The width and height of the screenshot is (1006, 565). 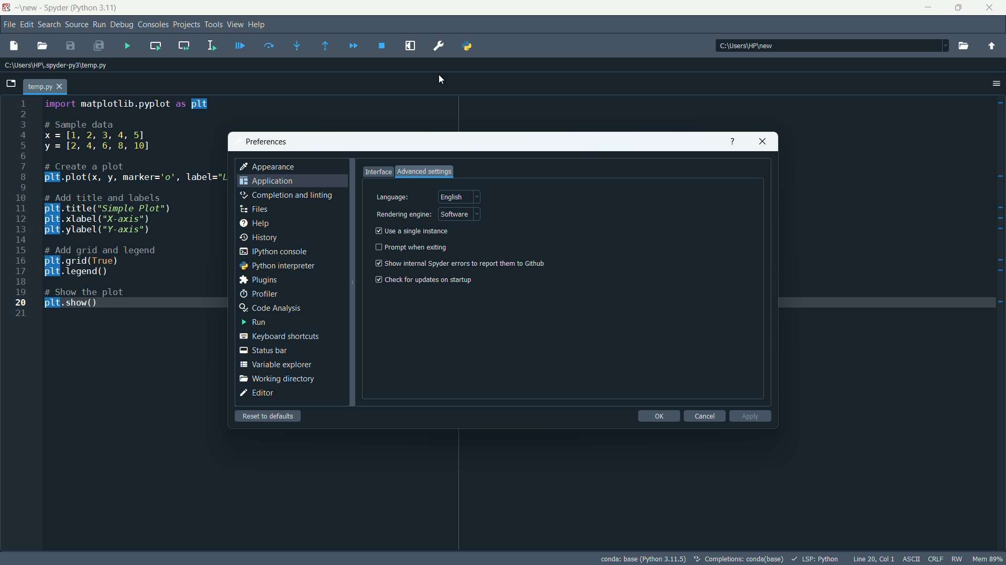 I want to click on history, so click(x=257, y=238).